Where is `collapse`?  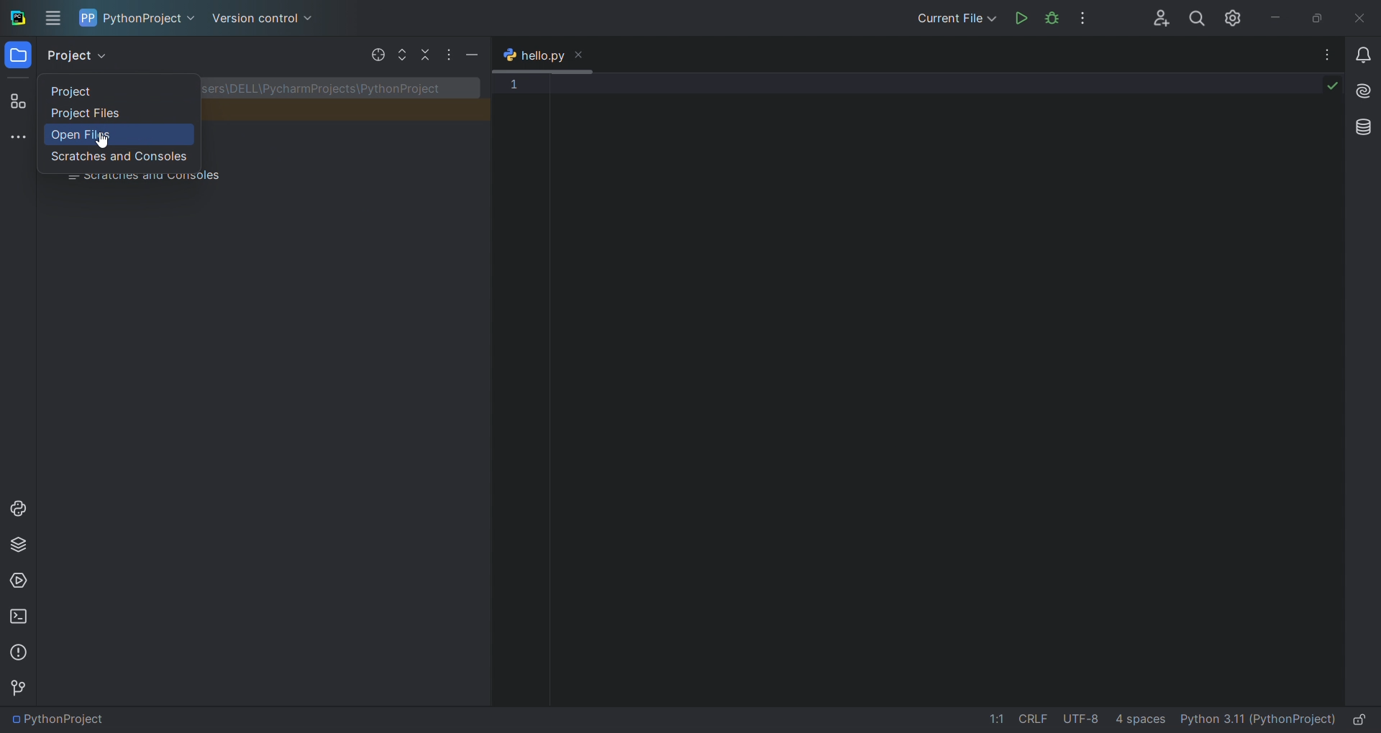 collapse is located at coordinates (424, 54).